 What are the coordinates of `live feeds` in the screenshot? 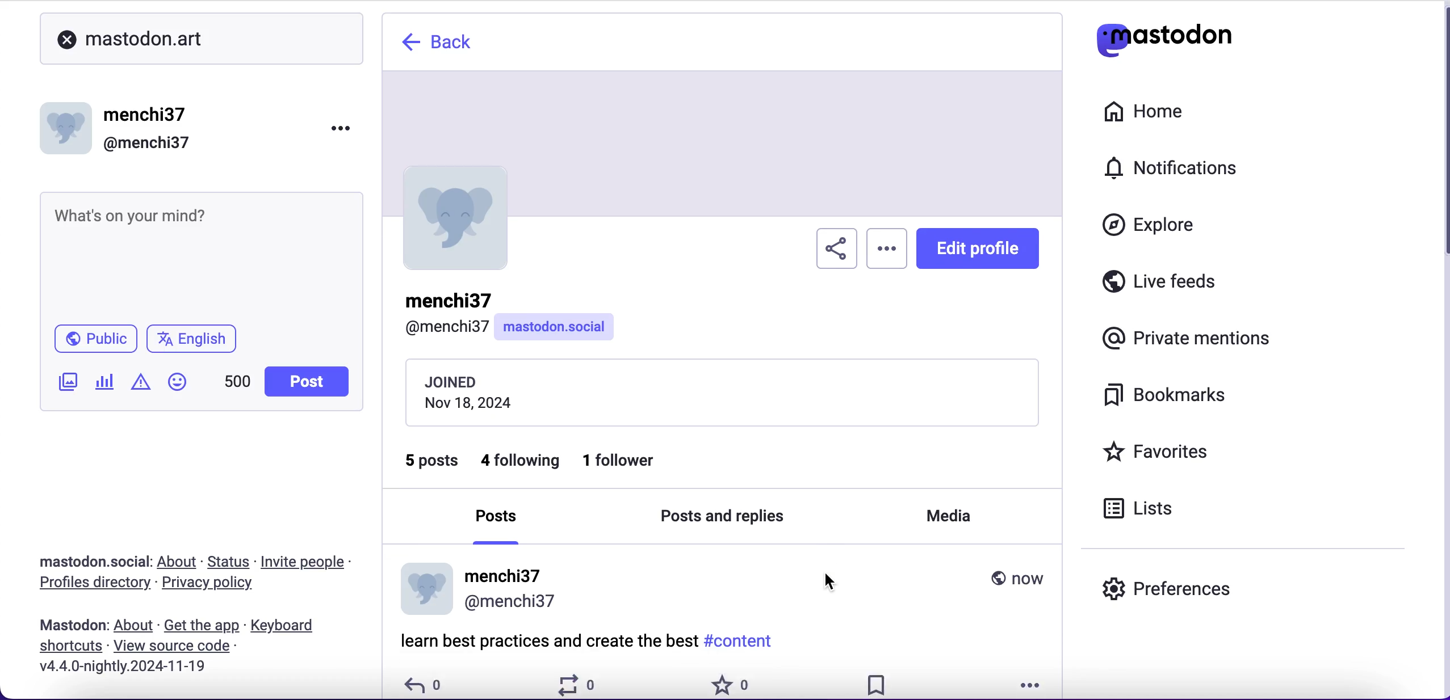 It's located at (1199, 282).